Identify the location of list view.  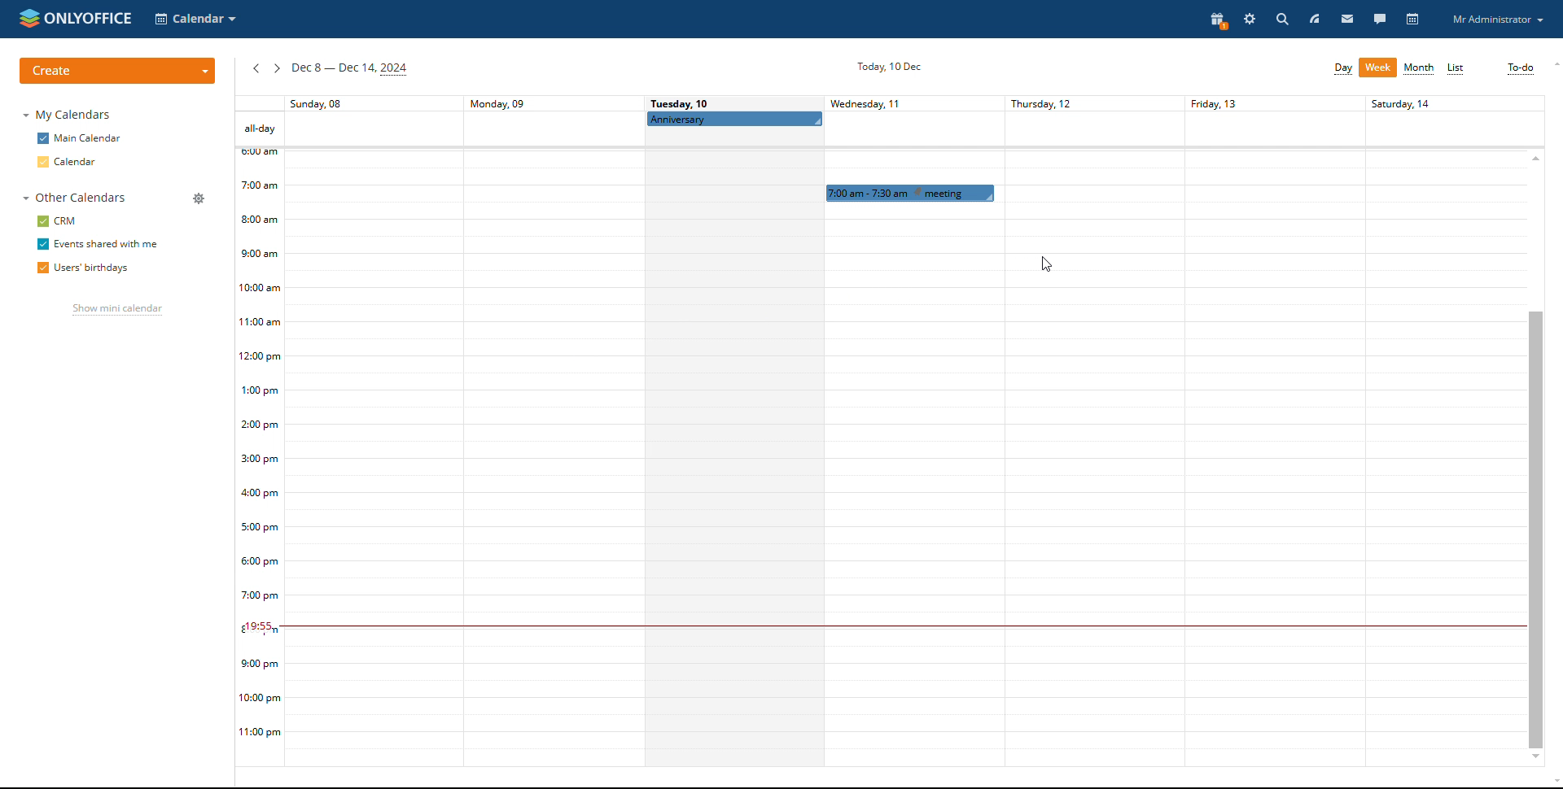
(1456, 69).